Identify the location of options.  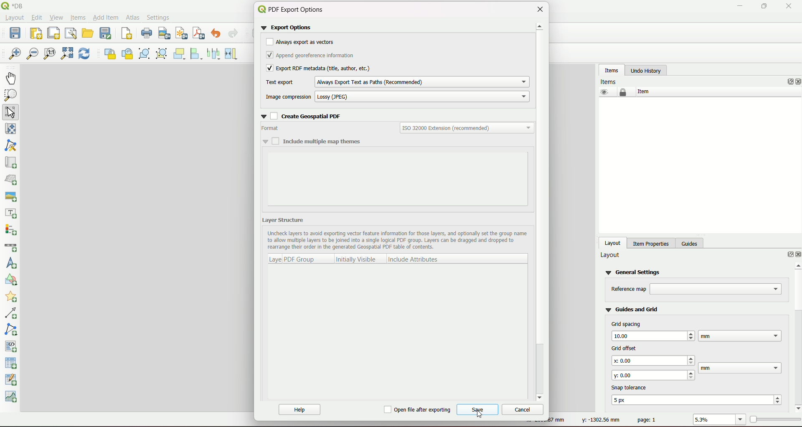
(786, 255).